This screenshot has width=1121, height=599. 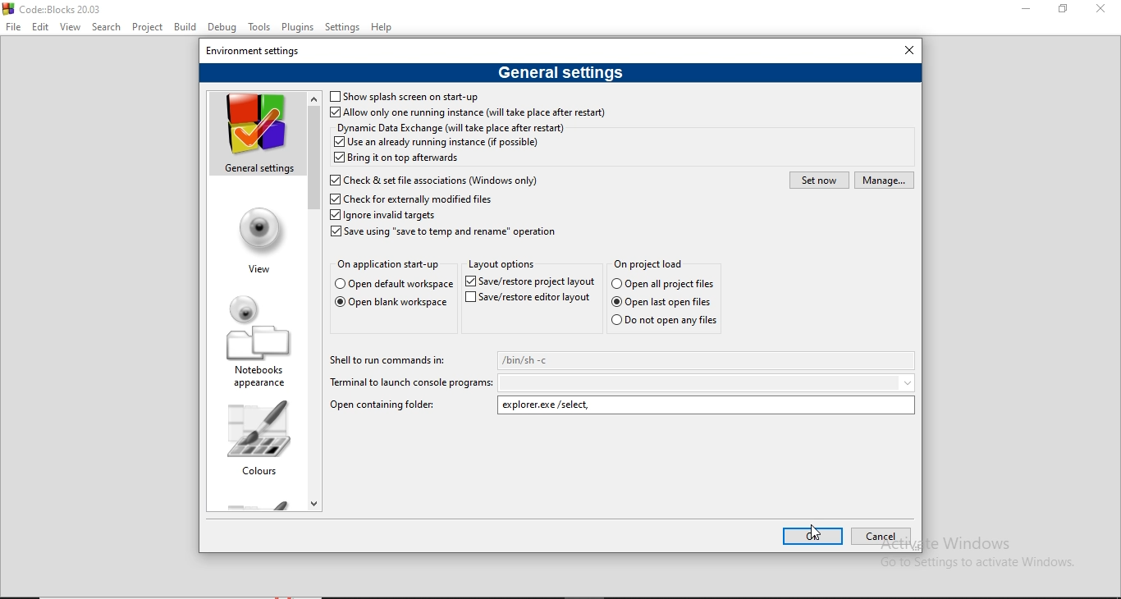 I want to click on manage, so click(x=883, y=180).